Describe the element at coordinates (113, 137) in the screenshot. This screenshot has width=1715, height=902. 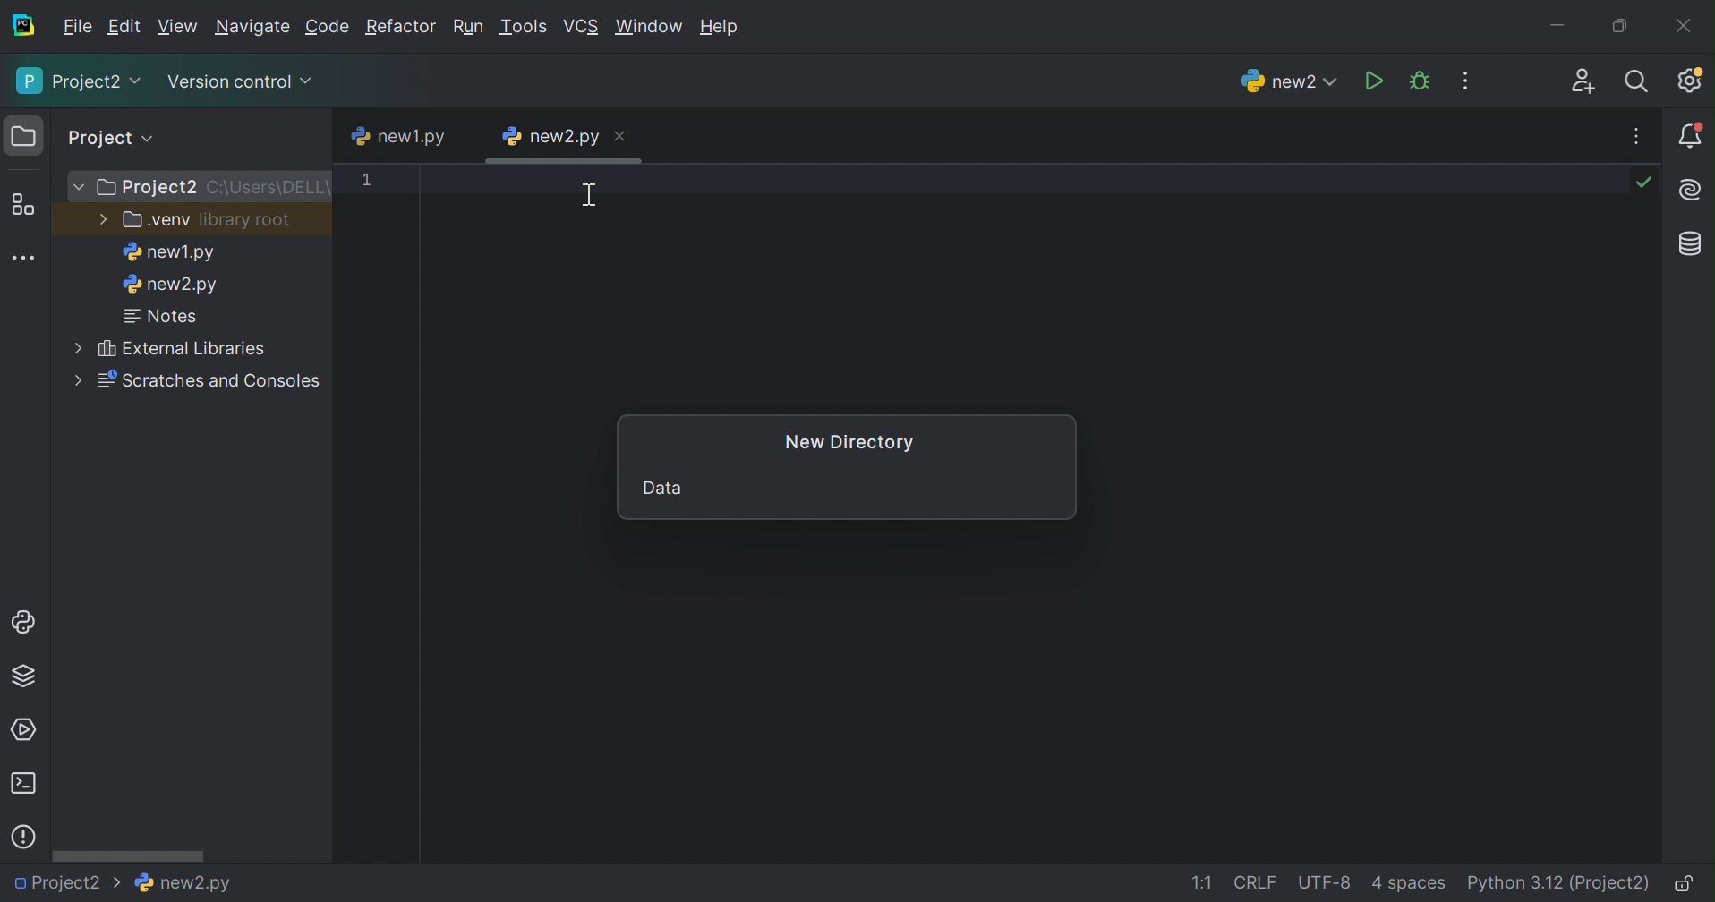
I see `Project` at that location.